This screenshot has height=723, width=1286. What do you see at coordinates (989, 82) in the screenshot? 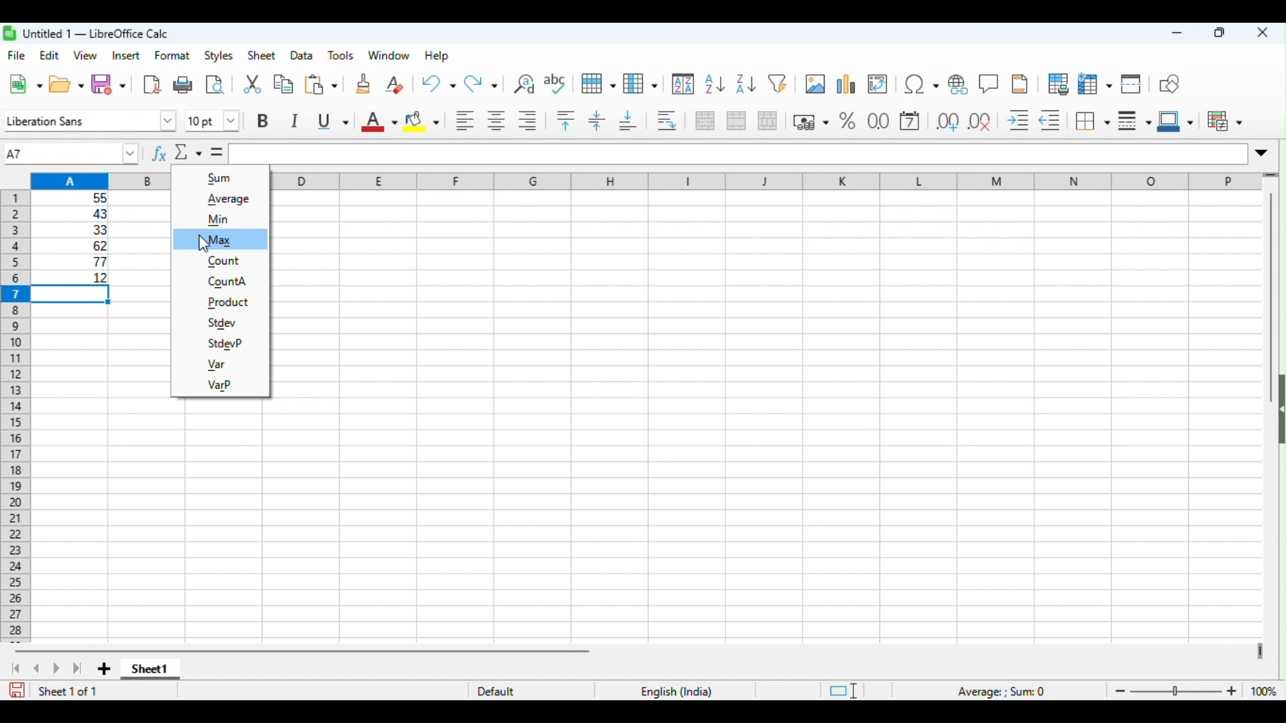
I see `insert comment` at bounding box center [989, 82].